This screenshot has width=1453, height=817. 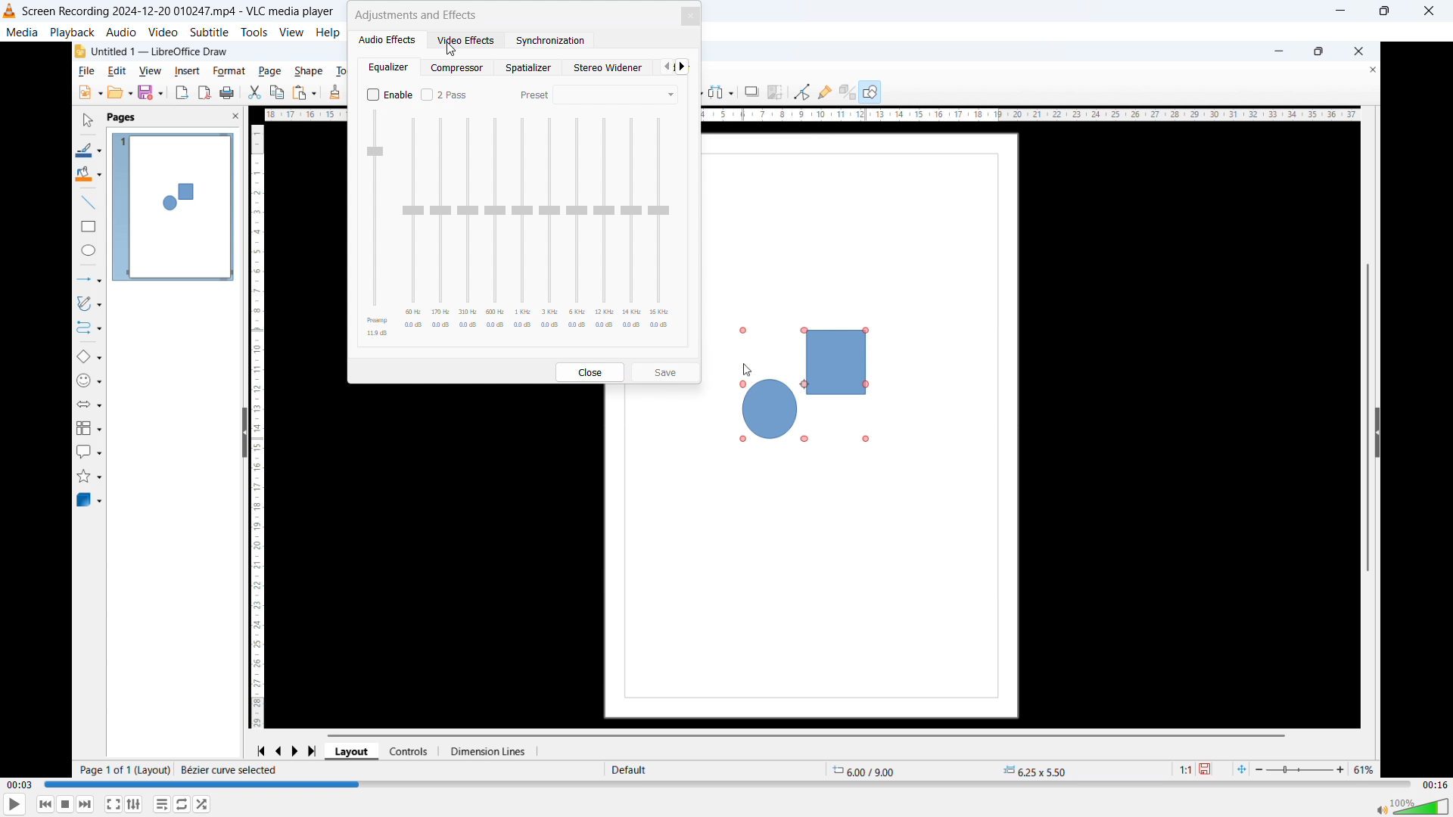 What do you see at coordinates (1413, 806) in the screenshot?
I see `volume bar ` at bounding box center [1413, 806].